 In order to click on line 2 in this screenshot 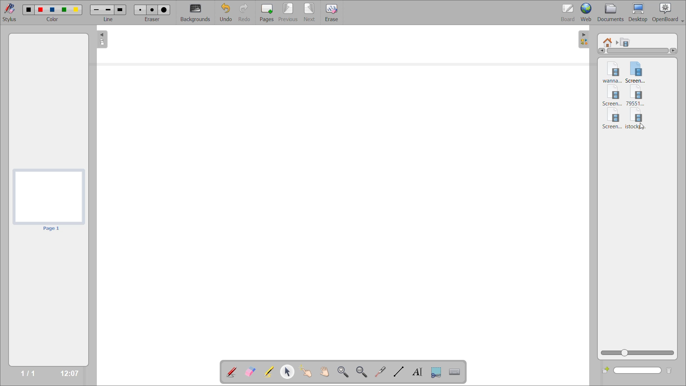, I will do `click(109, 10)`.